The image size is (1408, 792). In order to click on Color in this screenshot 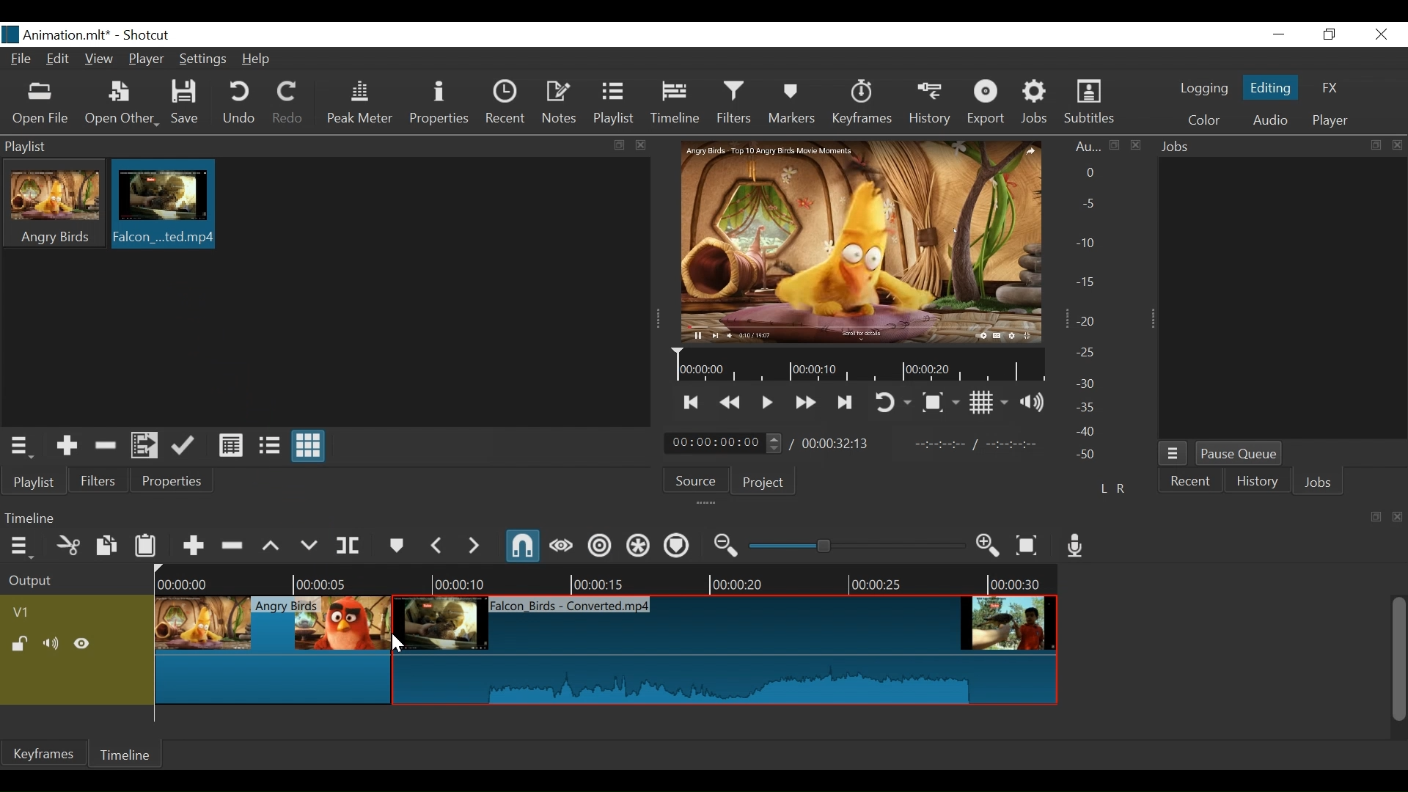, I will do `click(1207, 120)`.